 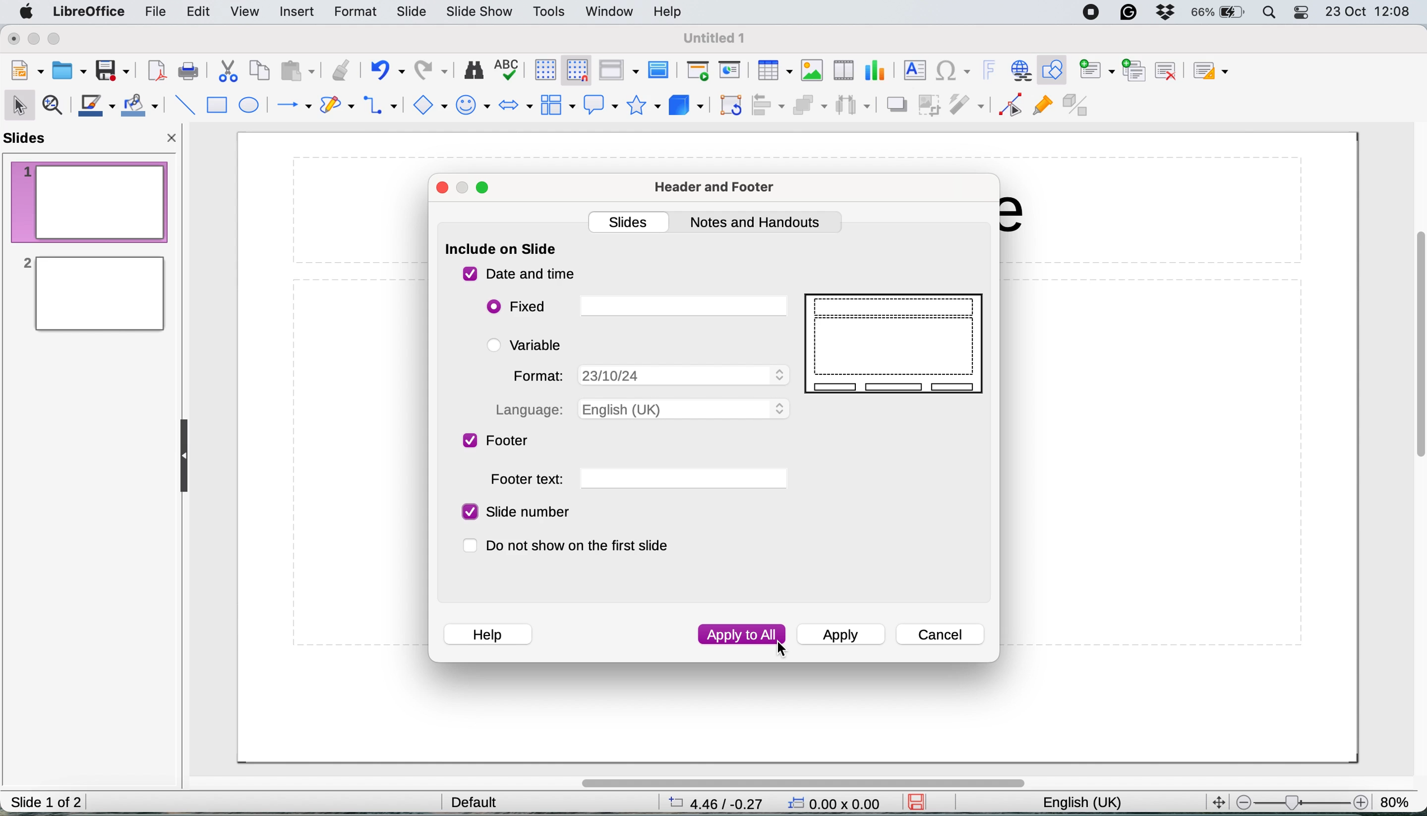 I want to click on tools, so click(x=550, y=13).